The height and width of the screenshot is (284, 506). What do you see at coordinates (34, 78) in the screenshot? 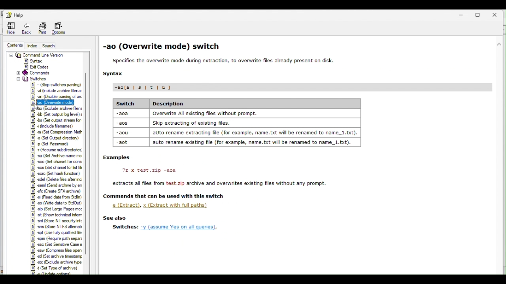
I see `switches` at bounding box center [34, 78].